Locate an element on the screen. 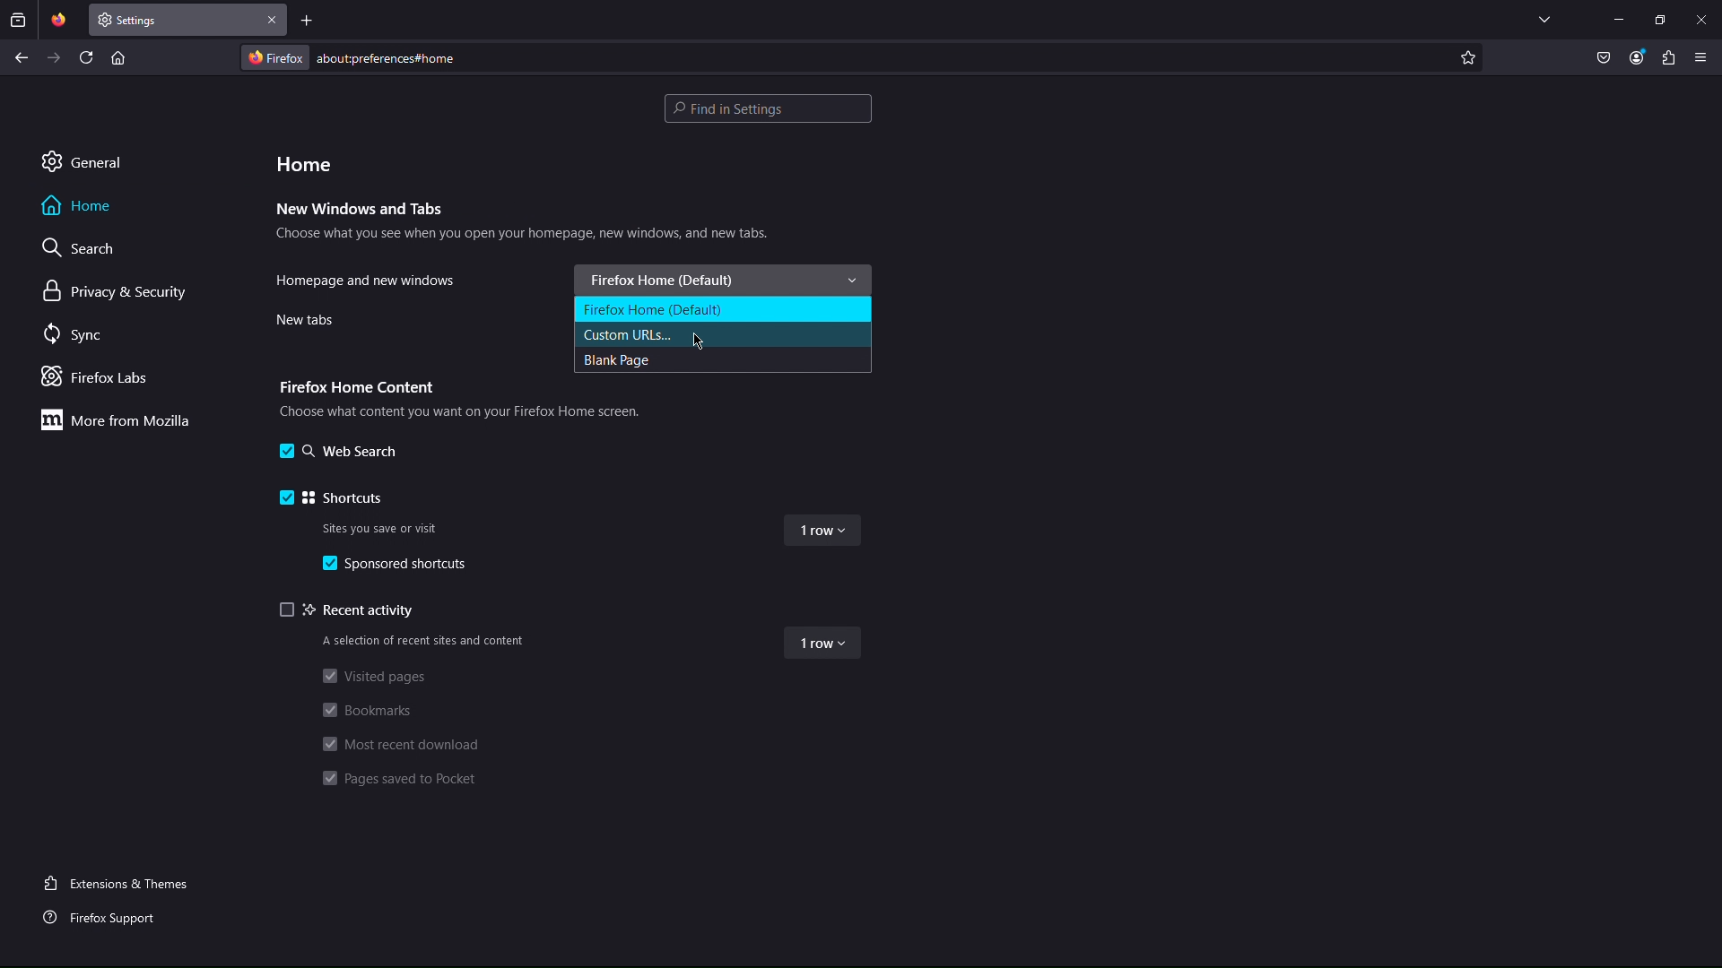 This screenshot has width=1722, height=968. Account is located at coordinates (1637, 59).